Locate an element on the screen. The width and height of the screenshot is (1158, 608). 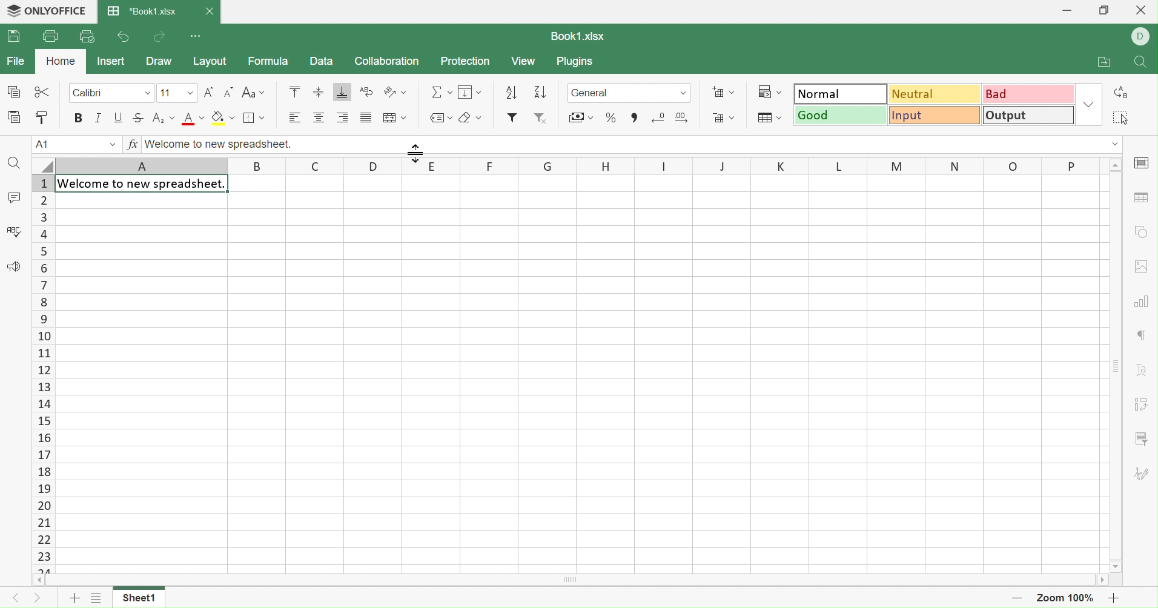
Comments is located at coordinates (14, 197).